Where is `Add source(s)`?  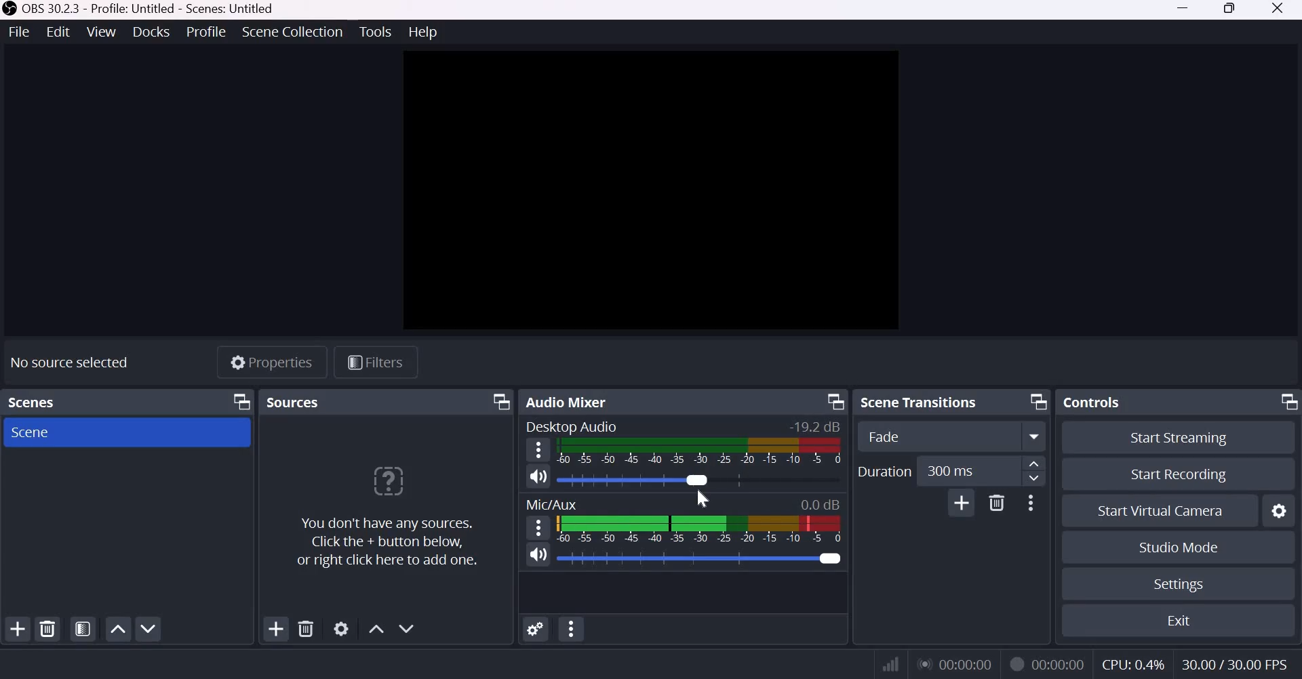
Add source(s) is located at coordinates (277, 630).